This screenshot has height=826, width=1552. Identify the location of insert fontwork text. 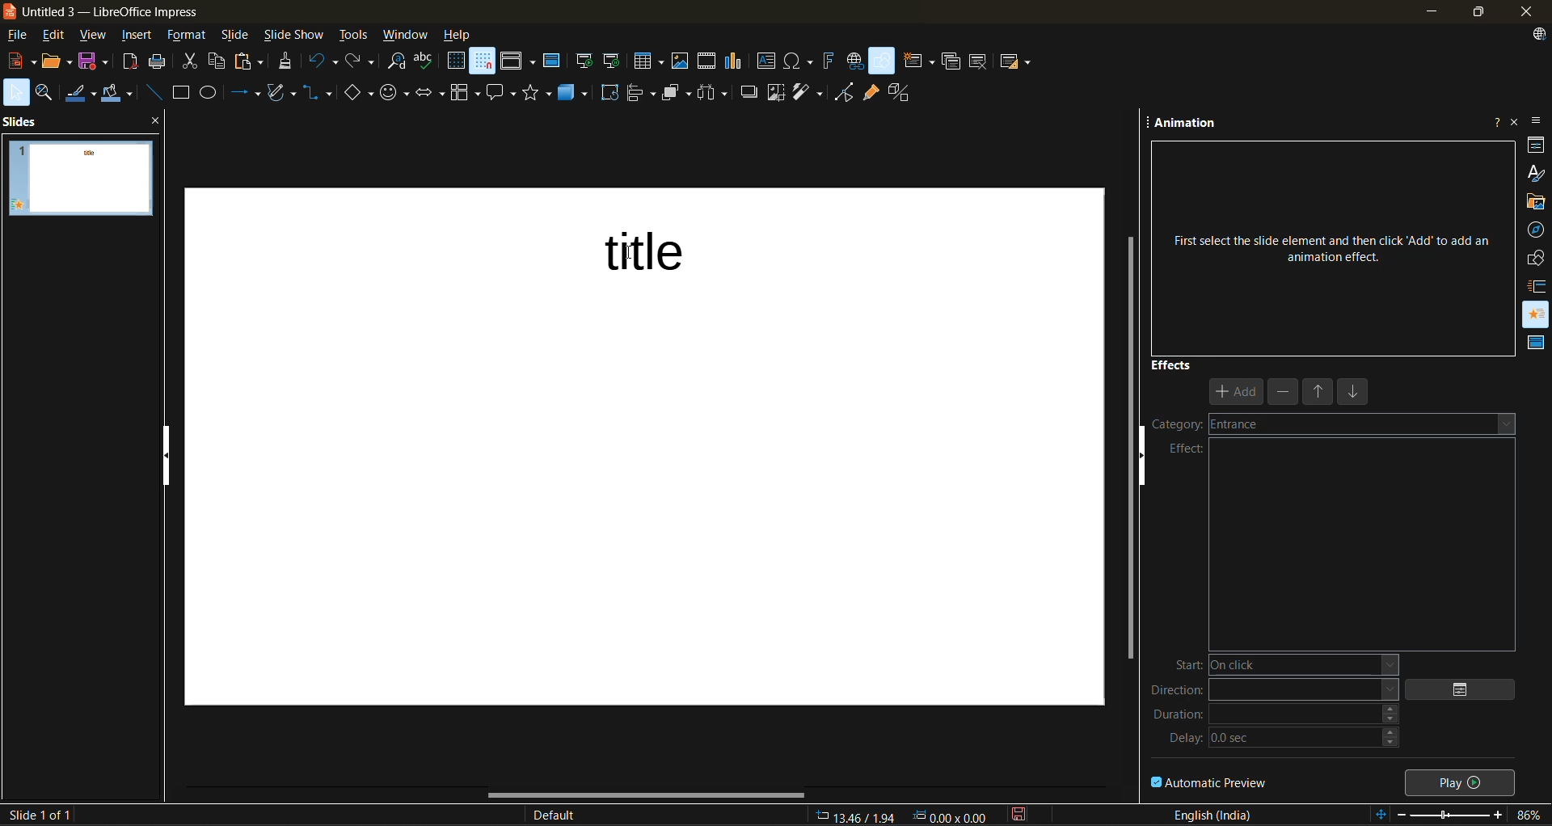
(829, 61).